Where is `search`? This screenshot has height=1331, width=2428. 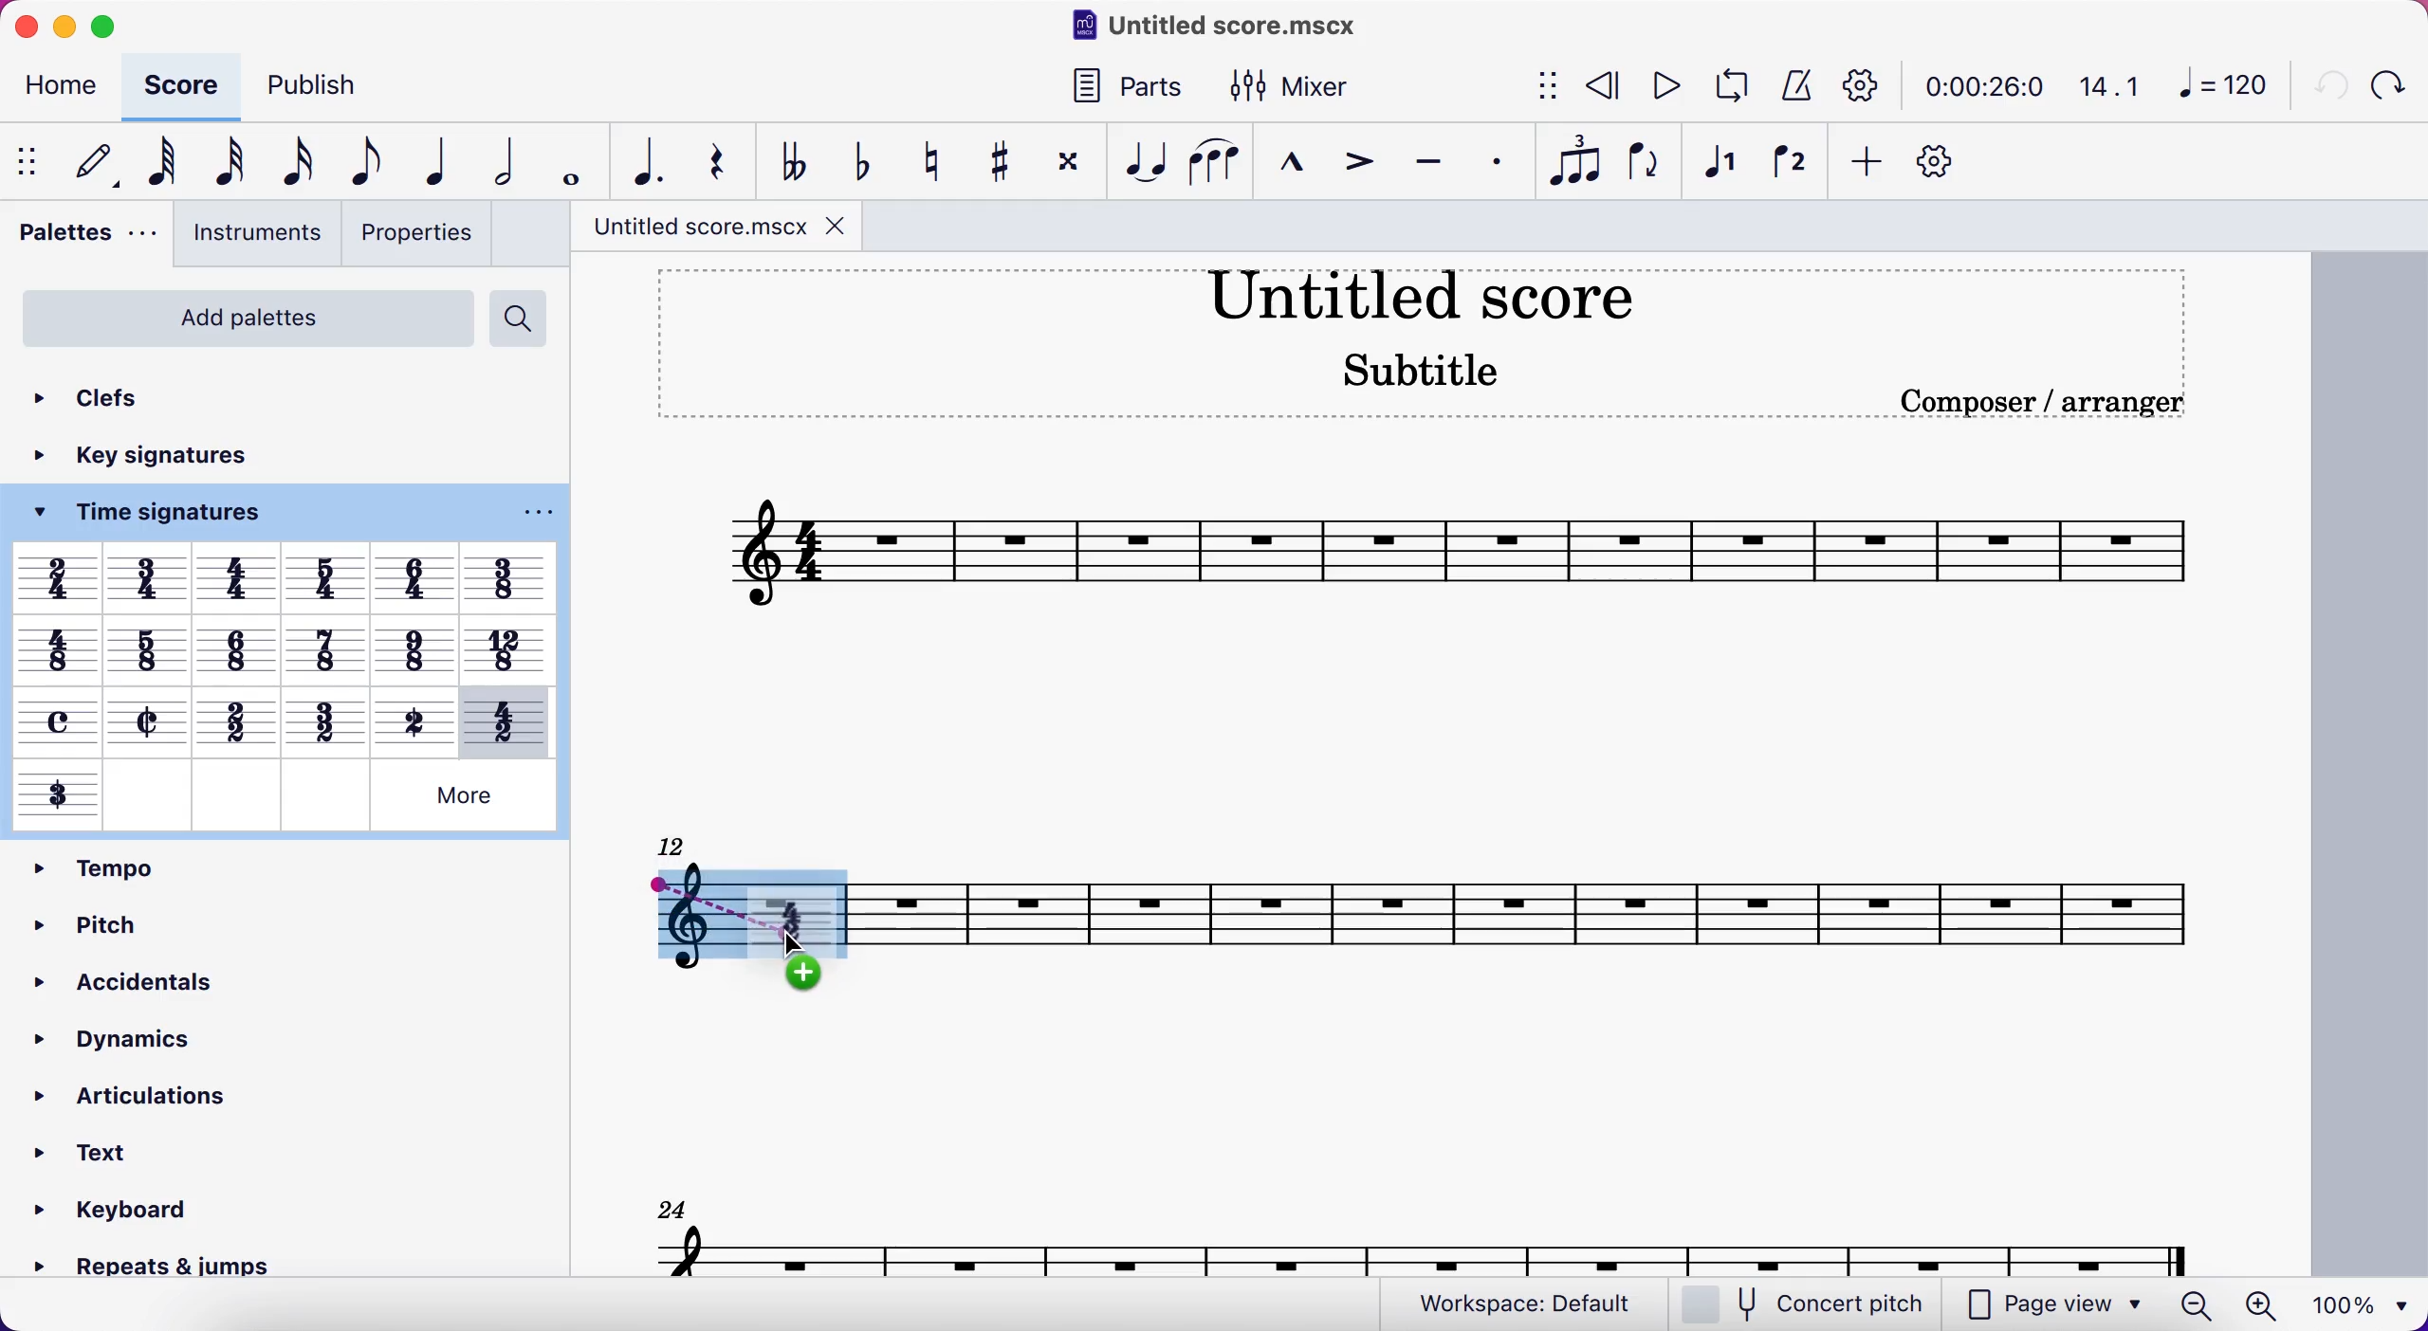
search is located at coordinates (528, 319).